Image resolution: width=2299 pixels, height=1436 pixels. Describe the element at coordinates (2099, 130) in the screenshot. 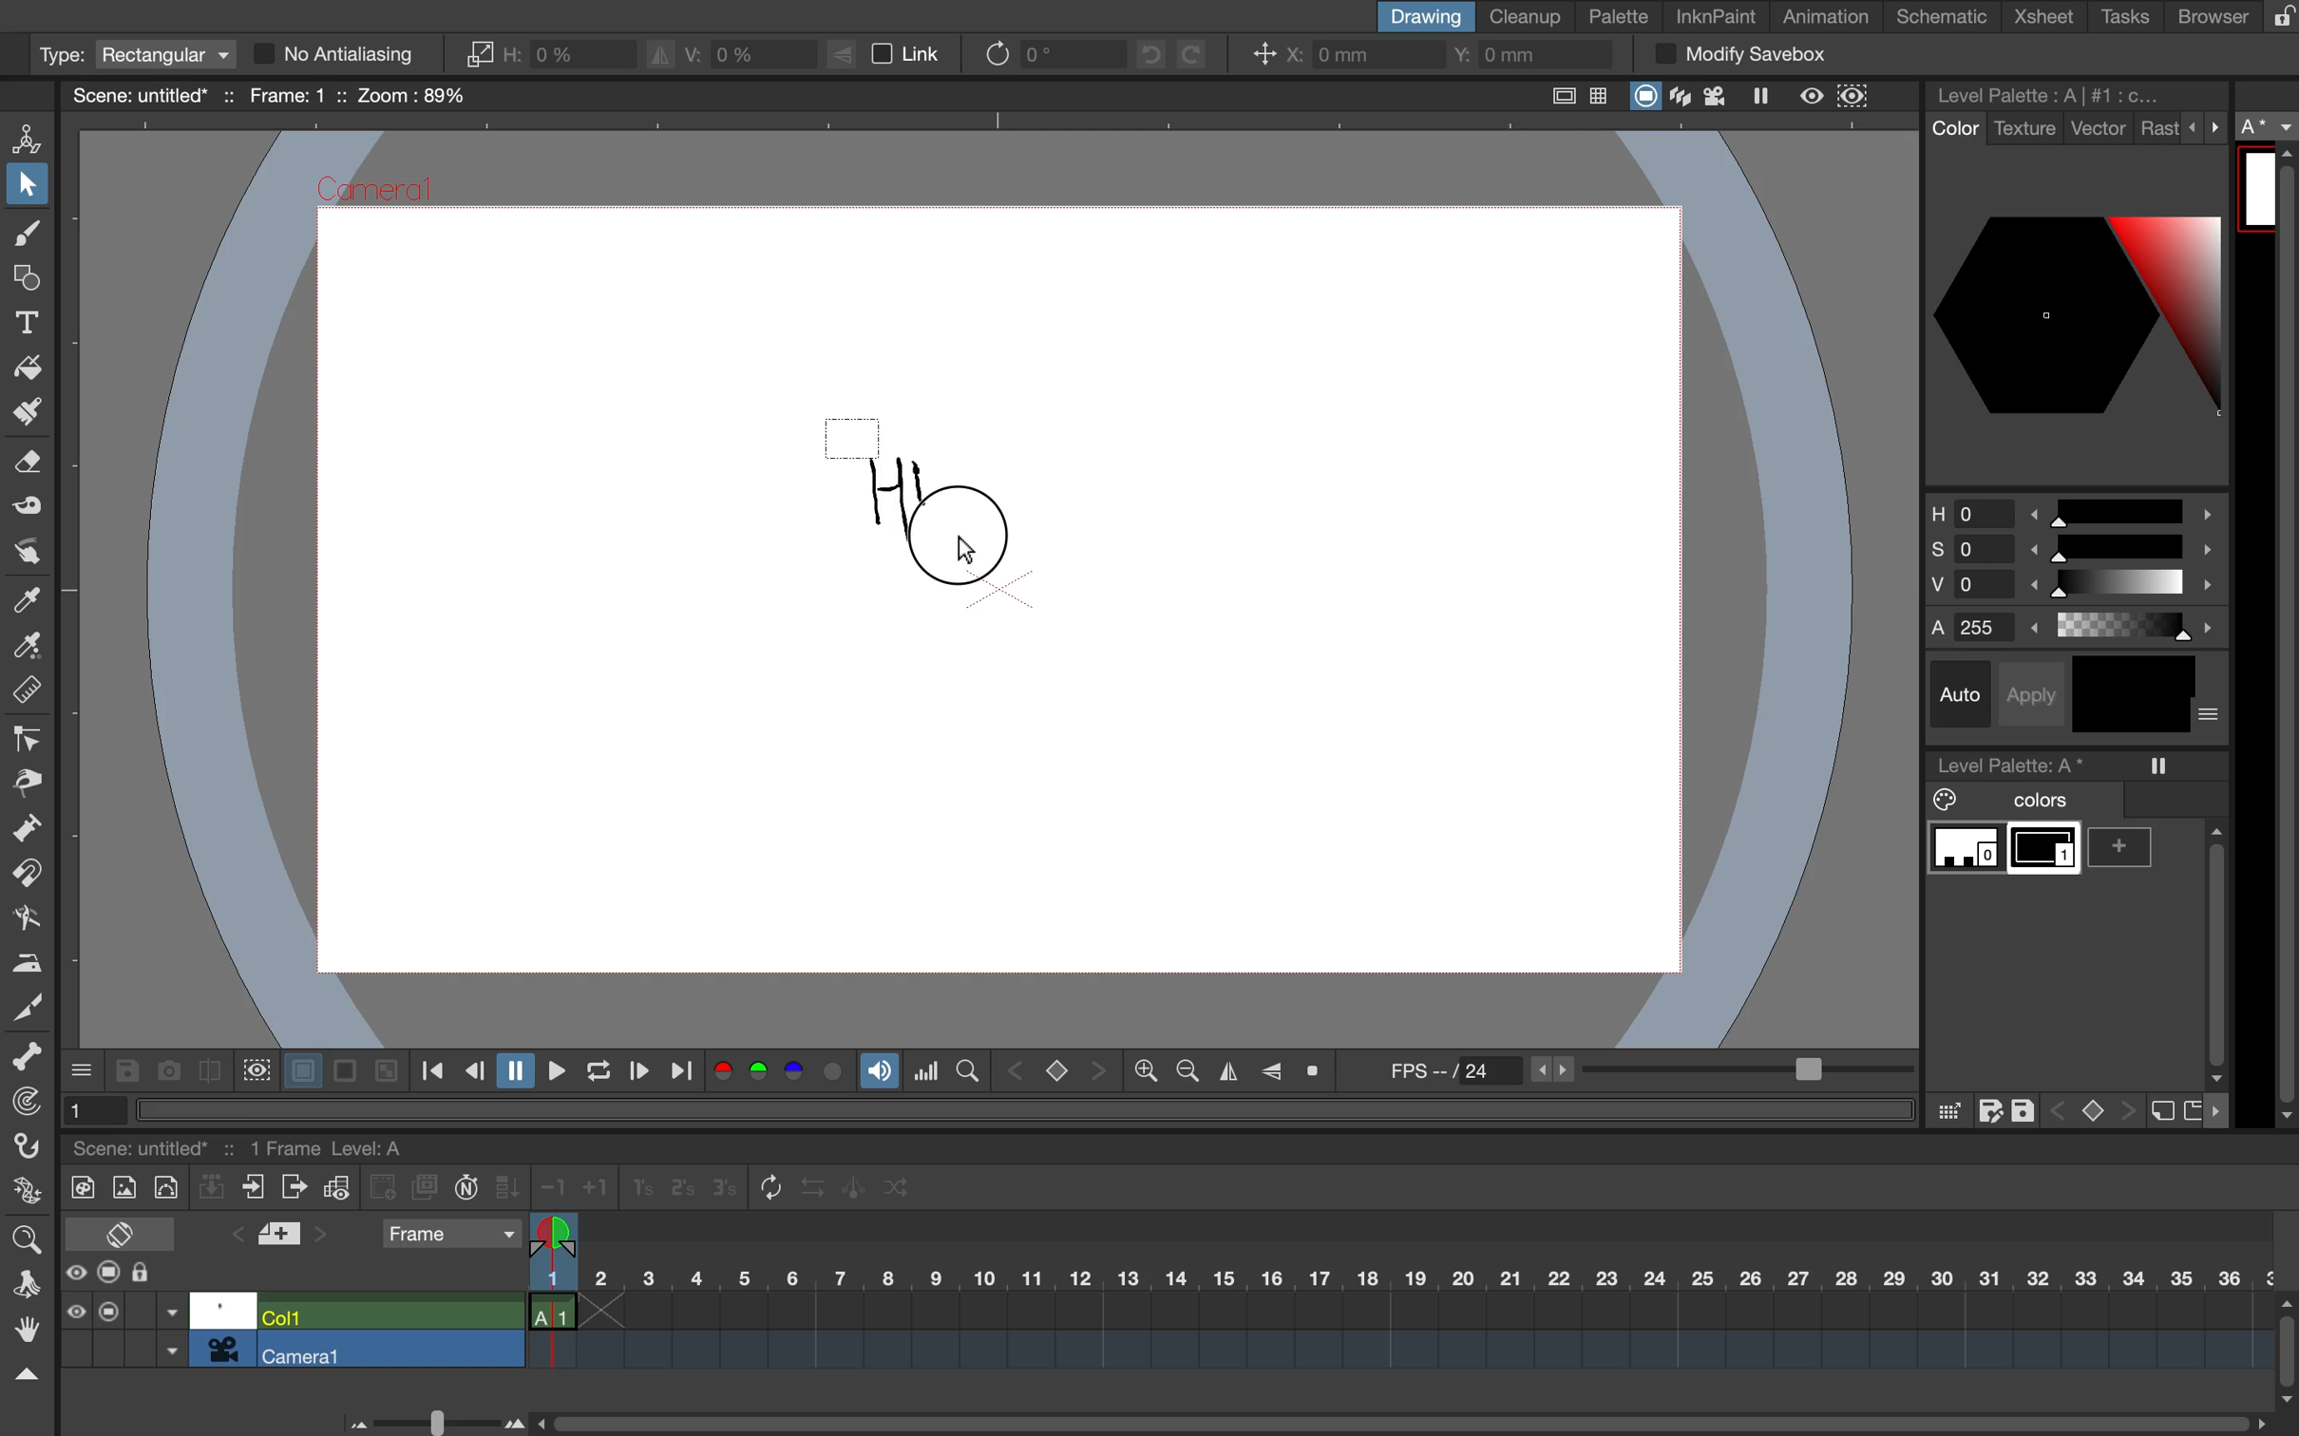

I see `vector` at that location.